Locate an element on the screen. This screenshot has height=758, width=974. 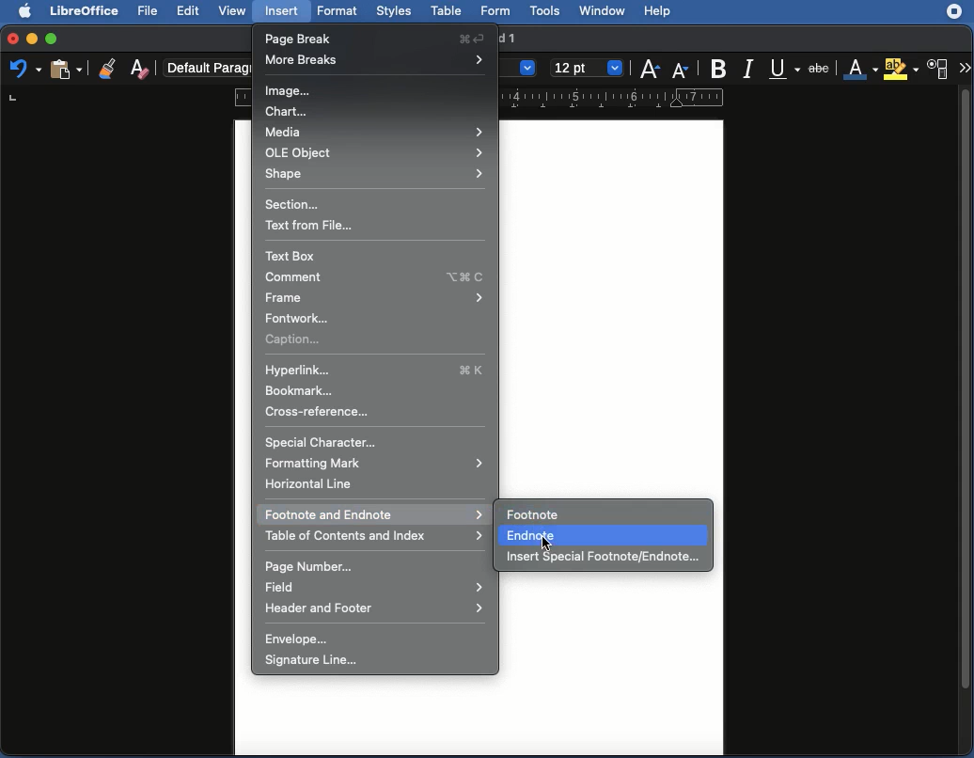
Special character is located at coordinates (325, 442).